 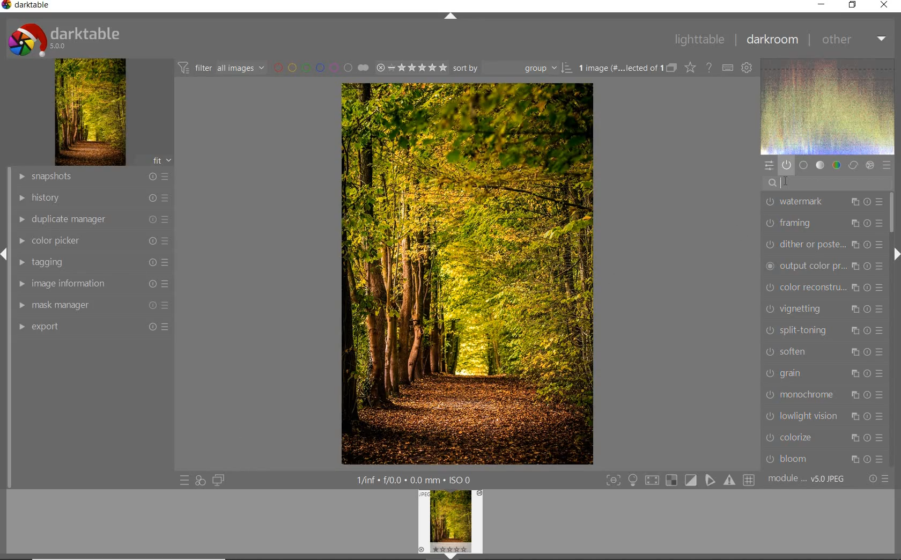 I want to click on quick access to preset, so click(x=184, y=479).